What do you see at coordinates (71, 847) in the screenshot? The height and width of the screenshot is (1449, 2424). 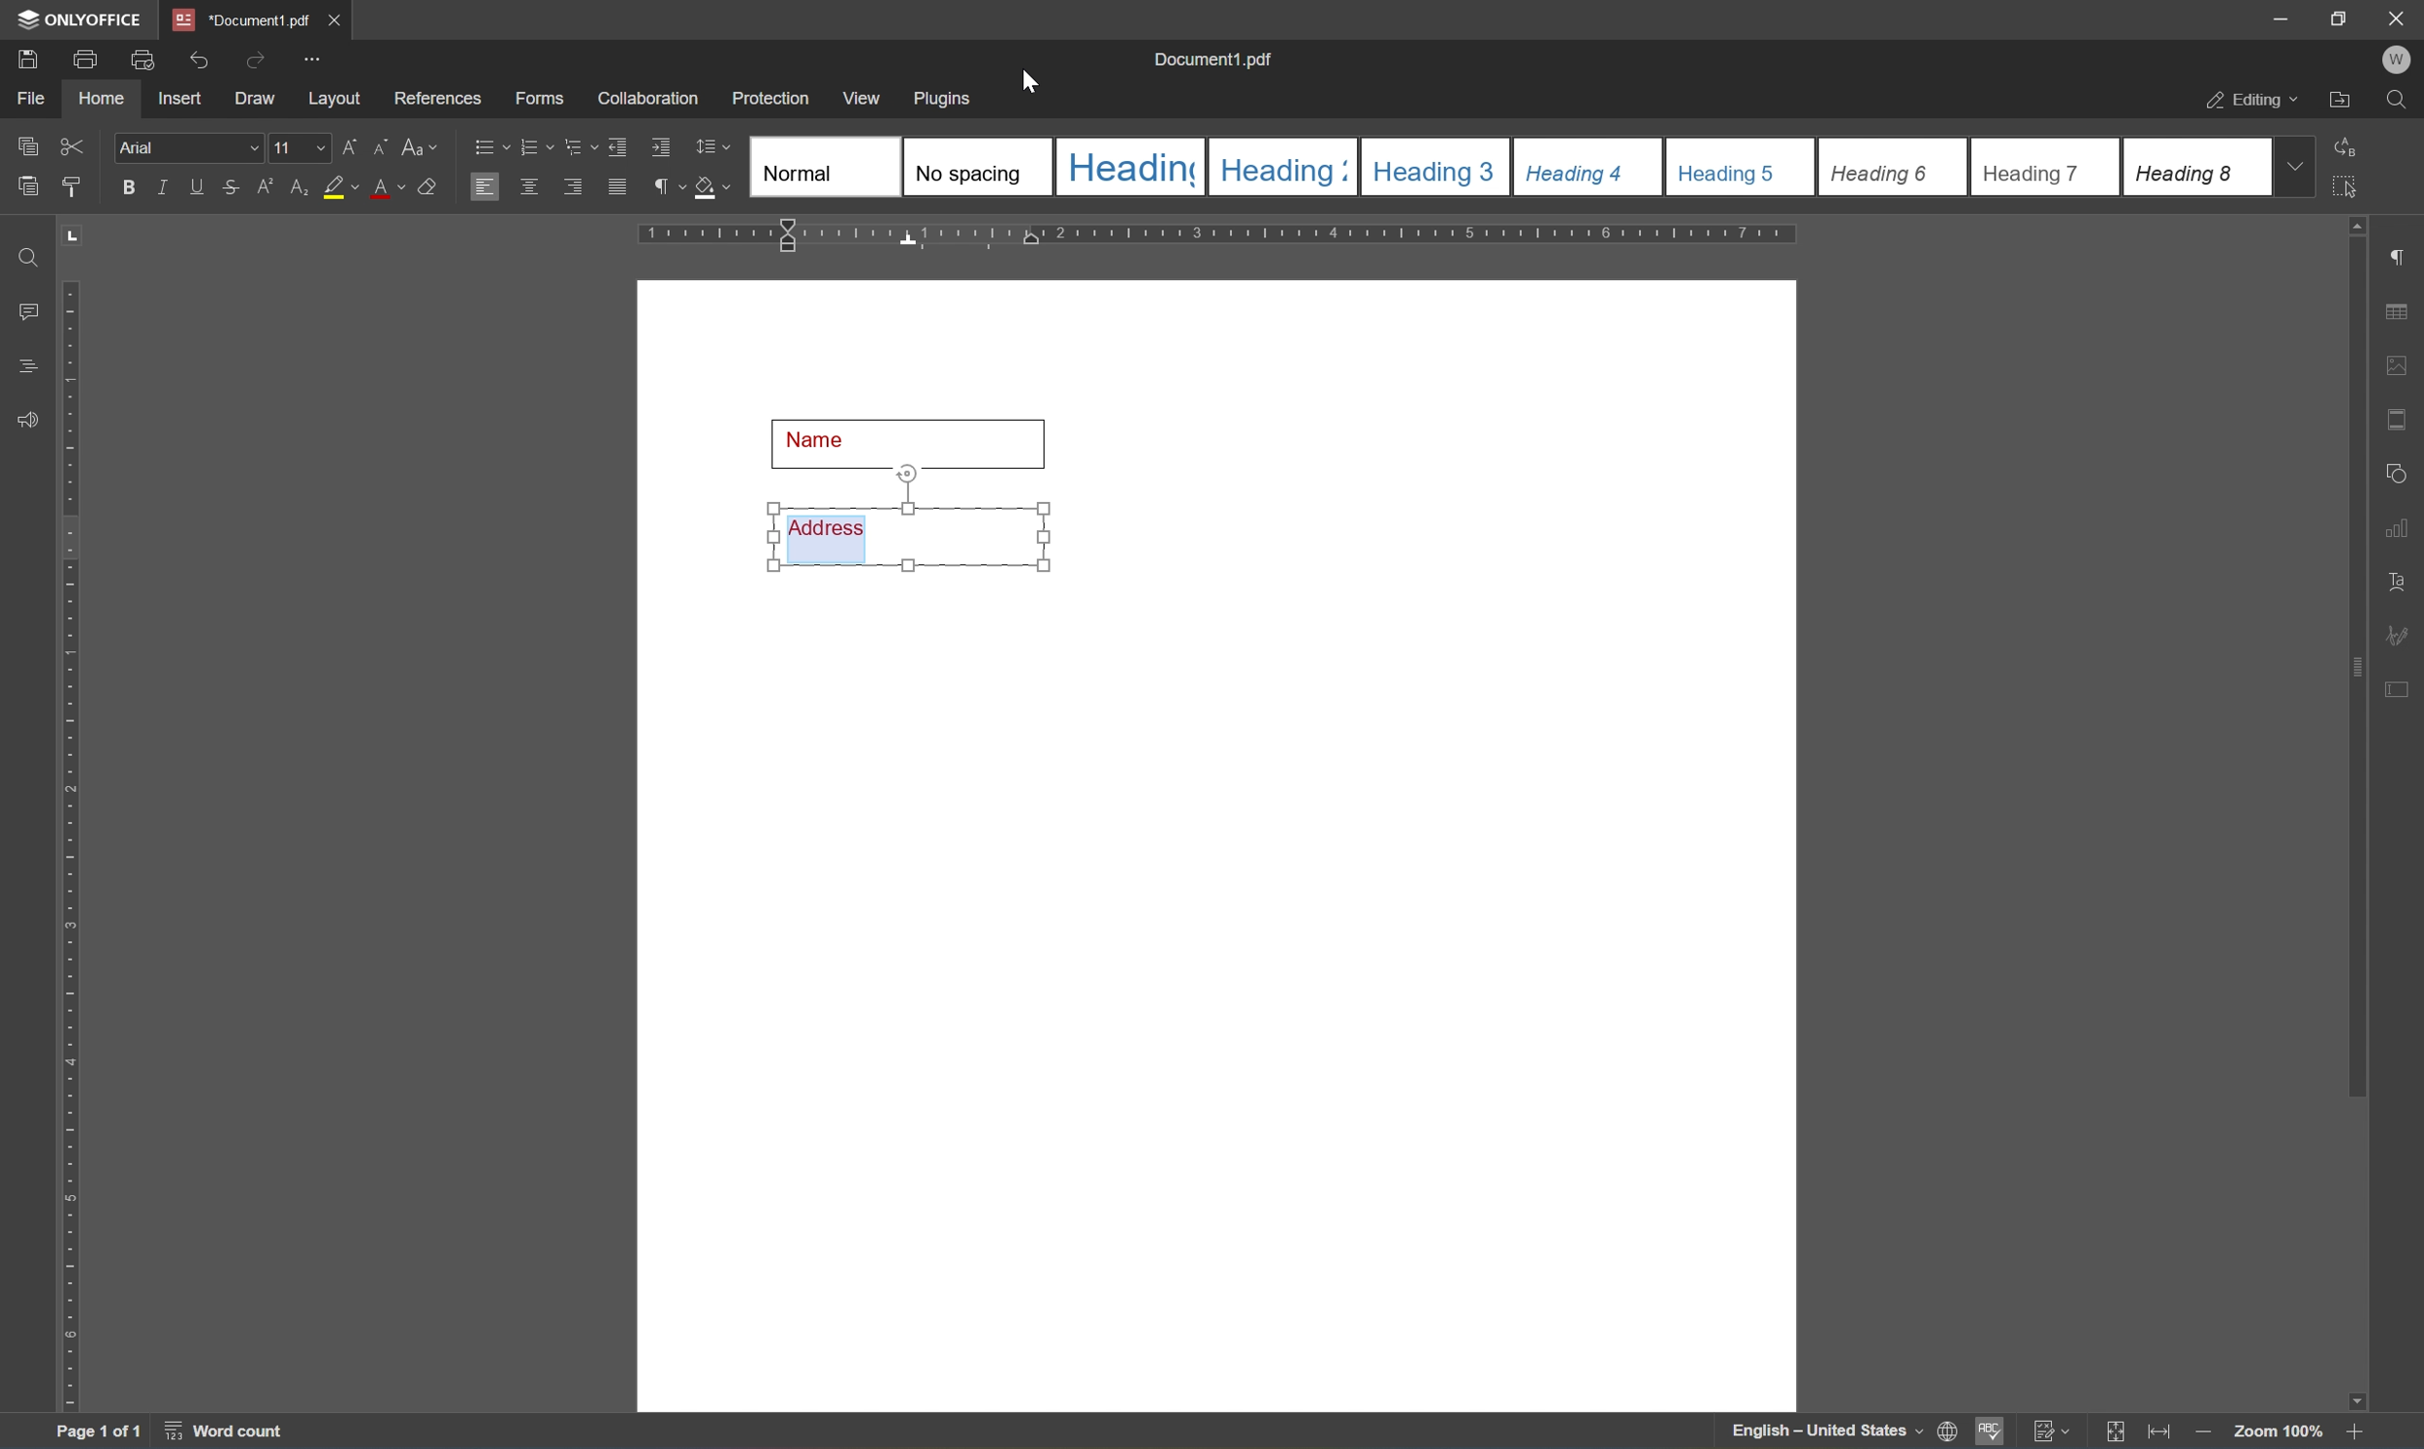 I see `ruler` at bounding box center [71, 847].